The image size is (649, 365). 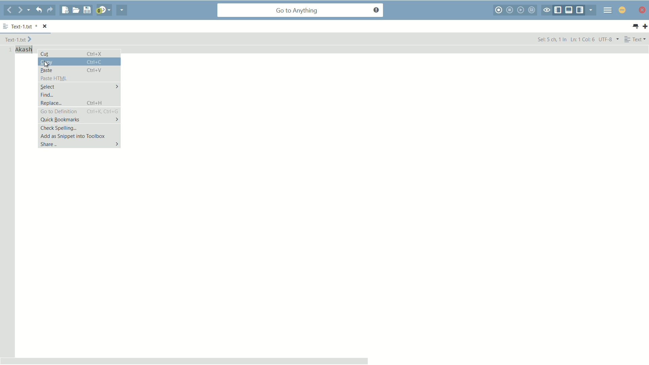 What do you see at coordinates (641, 10) in the screenshot?
I see `close app` at bounding box center [641, 10].